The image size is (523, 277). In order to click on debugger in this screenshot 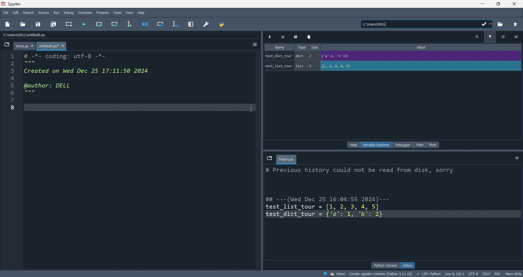, I will do `click(403, 145)`.